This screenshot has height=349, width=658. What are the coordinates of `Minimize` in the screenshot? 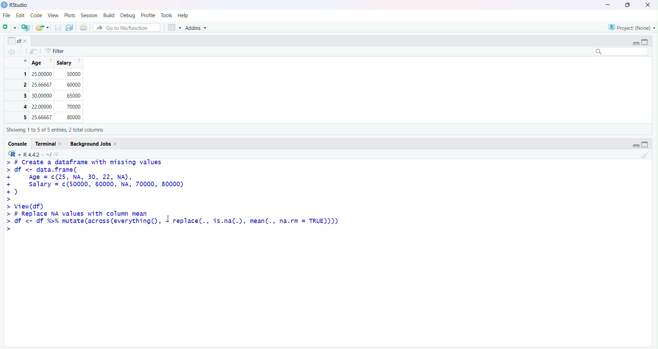 It's located at (635, 44).